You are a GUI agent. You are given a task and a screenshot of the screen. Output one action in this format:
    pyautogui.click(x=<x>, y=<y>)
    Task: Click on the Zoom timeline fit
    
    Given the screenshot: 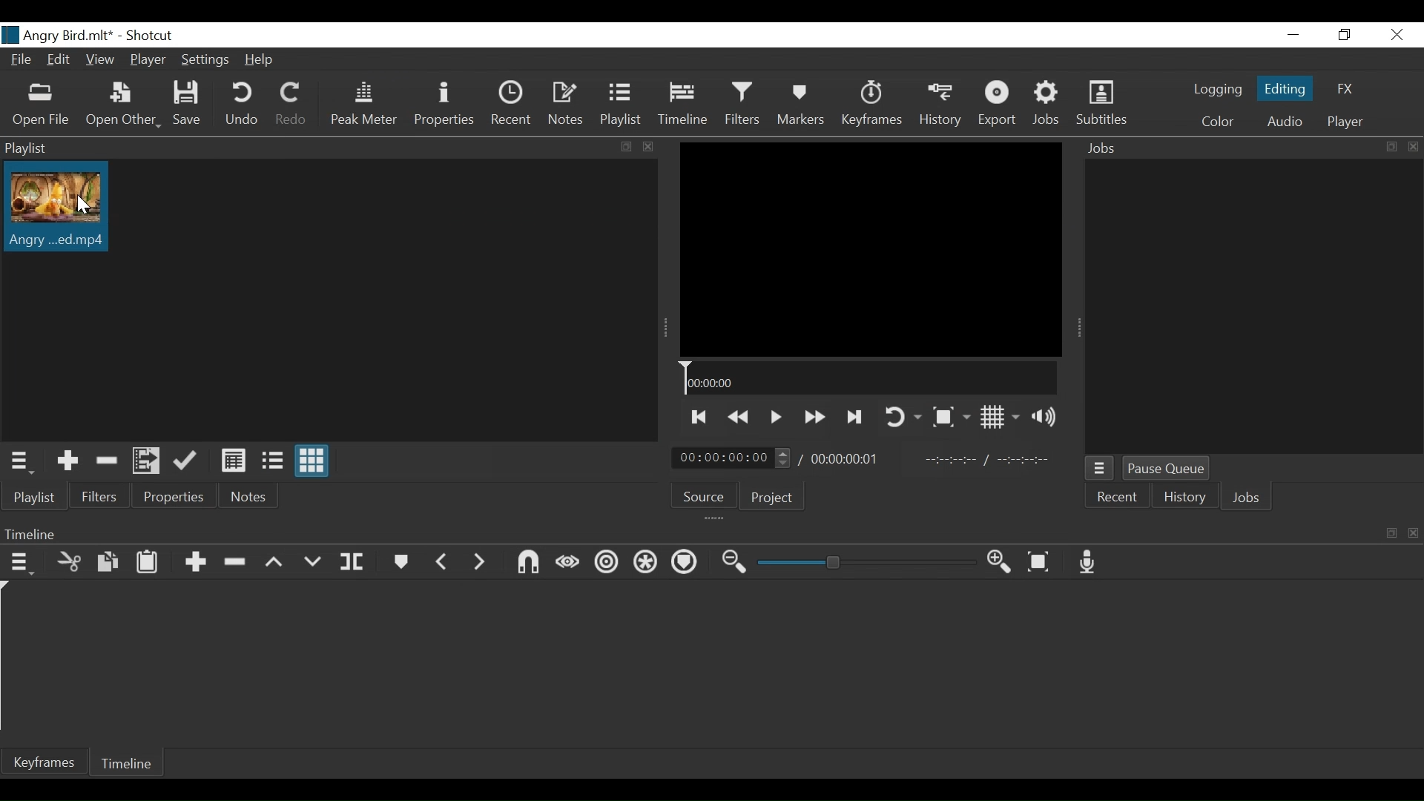 What is the action you would take?
    pyautogui.click(x=1038, y=561)
    